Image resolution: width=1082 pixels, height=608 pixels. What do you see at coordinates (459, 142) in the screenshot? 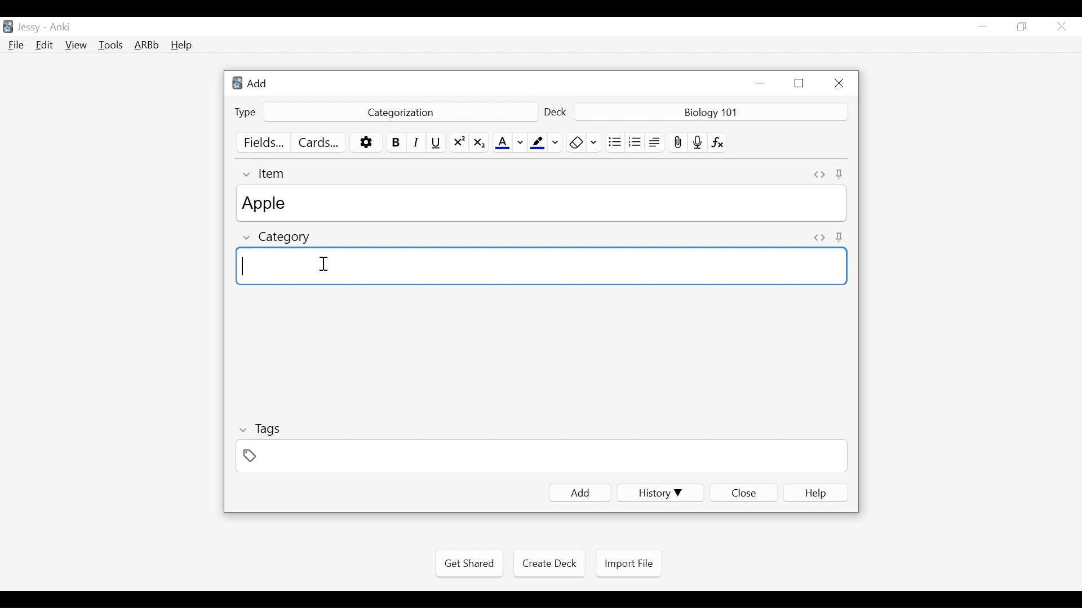
I see `Superscript` at bounding box center [459, 142].